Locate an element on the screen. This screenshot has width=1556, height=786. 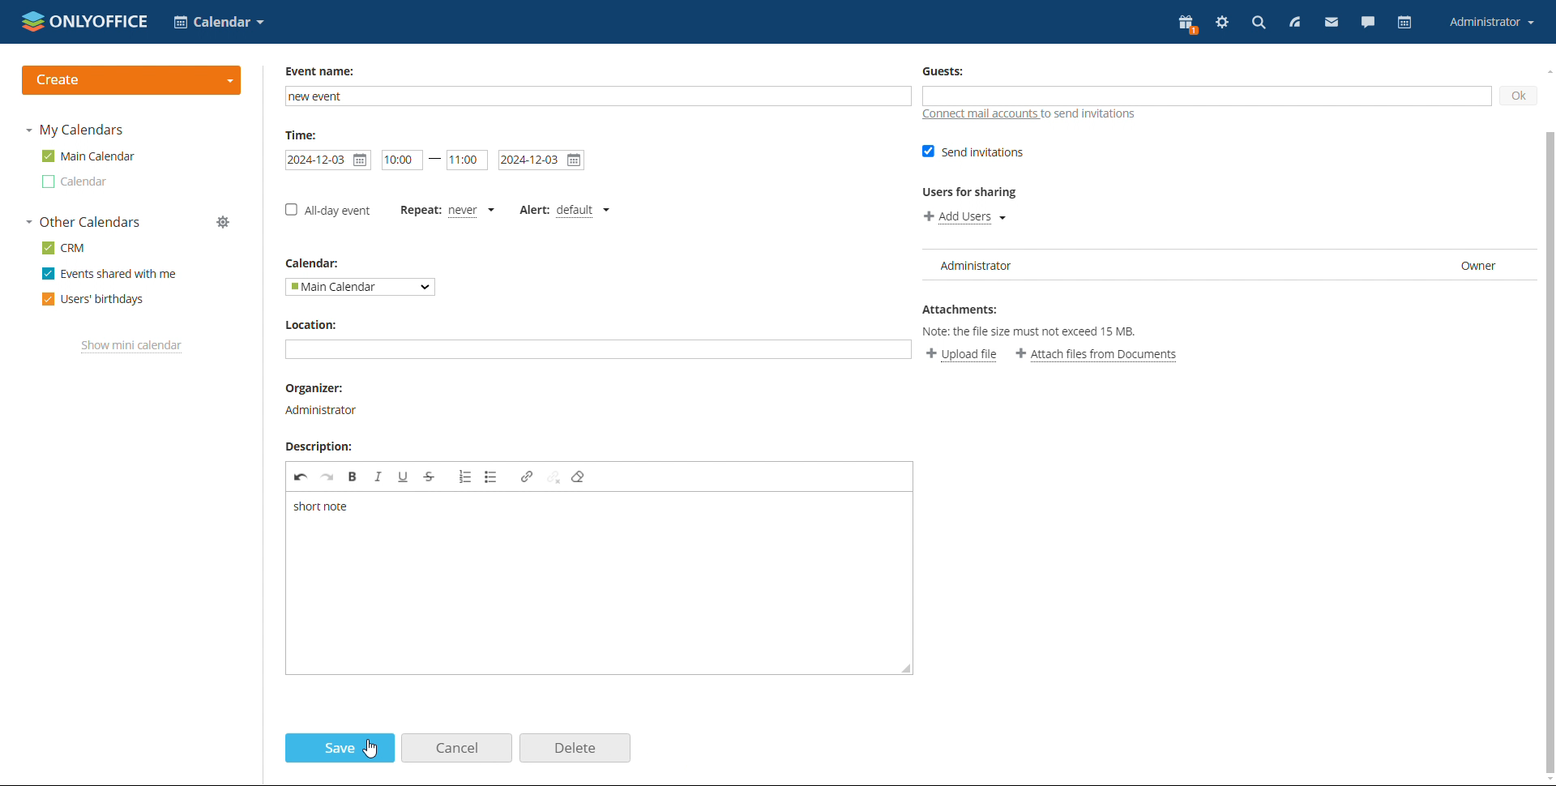
undo is located at coordinates (299, 479).